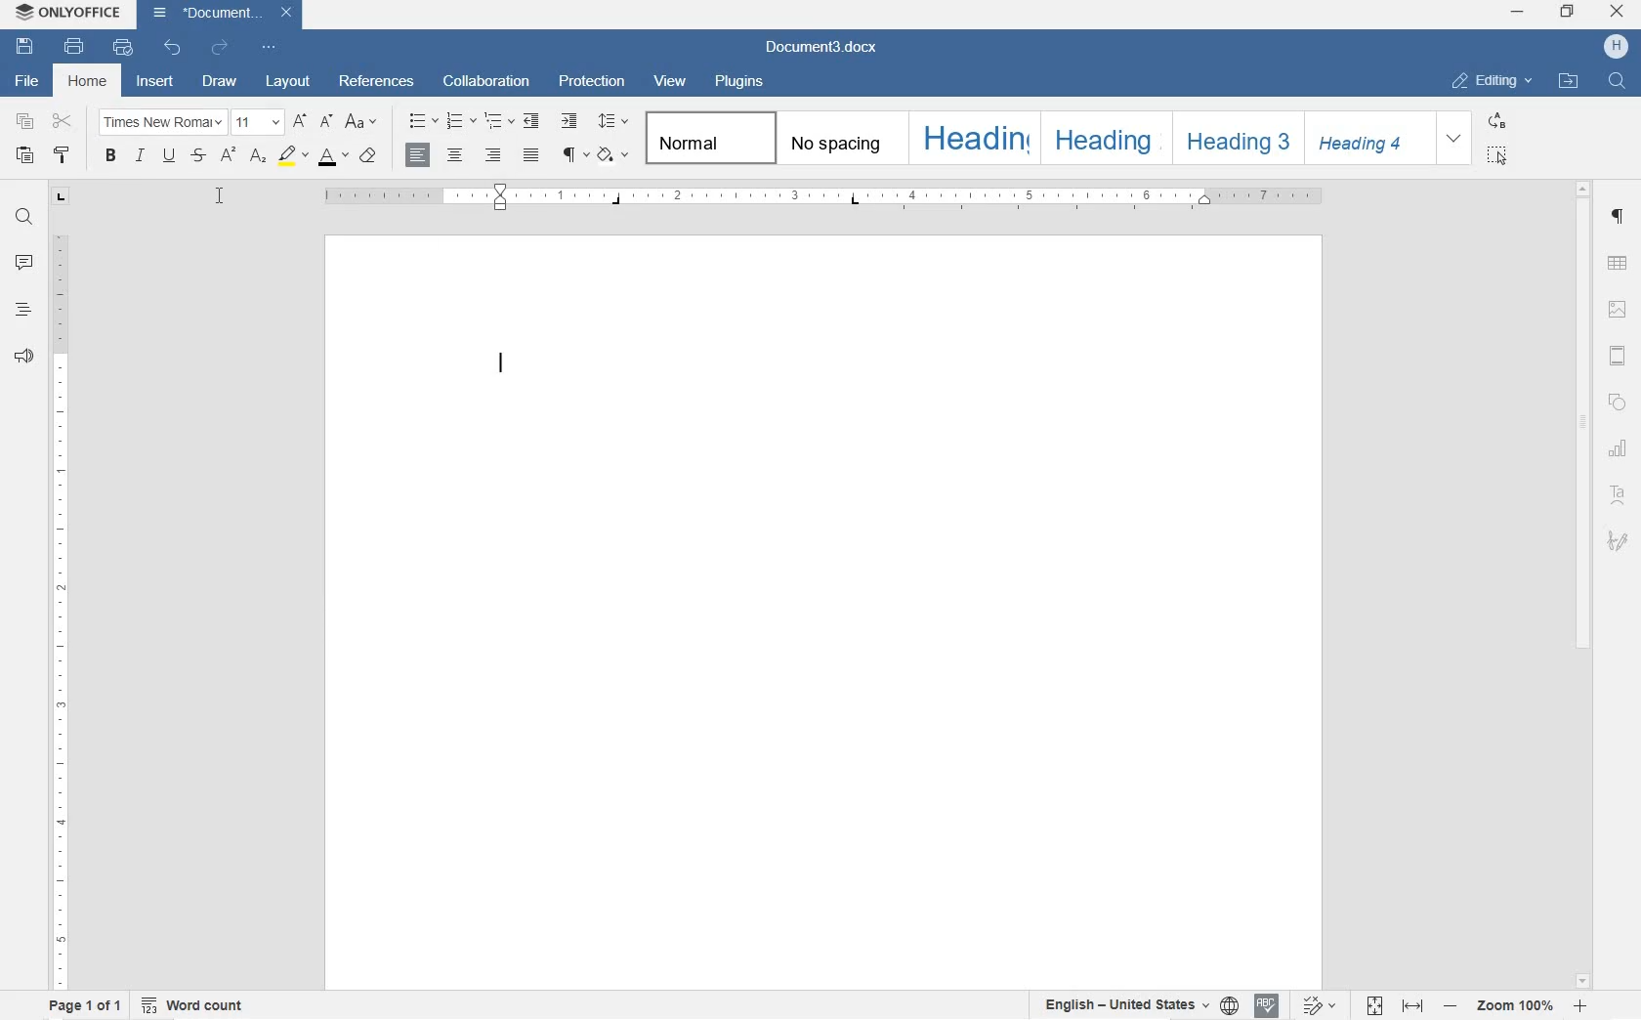  Describe the element at coordinates (1617, 263) in the screenshot. I see `TABLE` at that location.